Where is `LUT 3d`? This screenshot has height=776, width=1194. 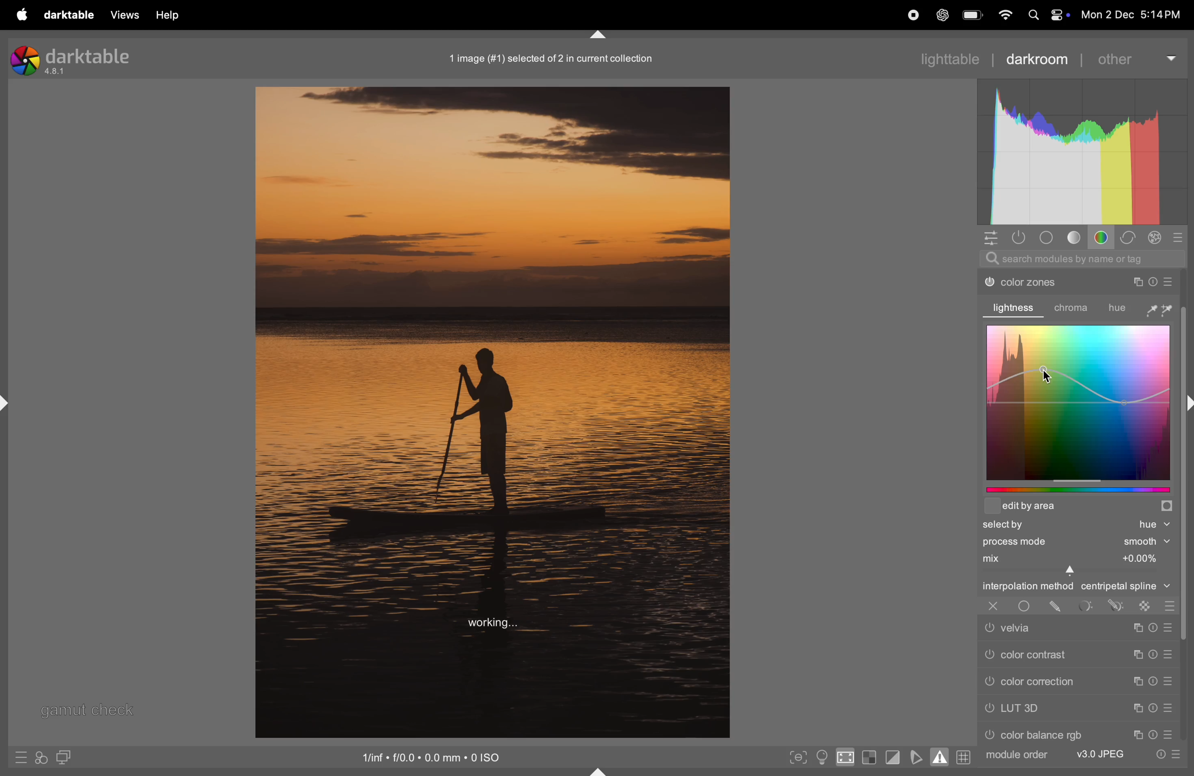 LUT 3d is located at coordinates (1048, 708).